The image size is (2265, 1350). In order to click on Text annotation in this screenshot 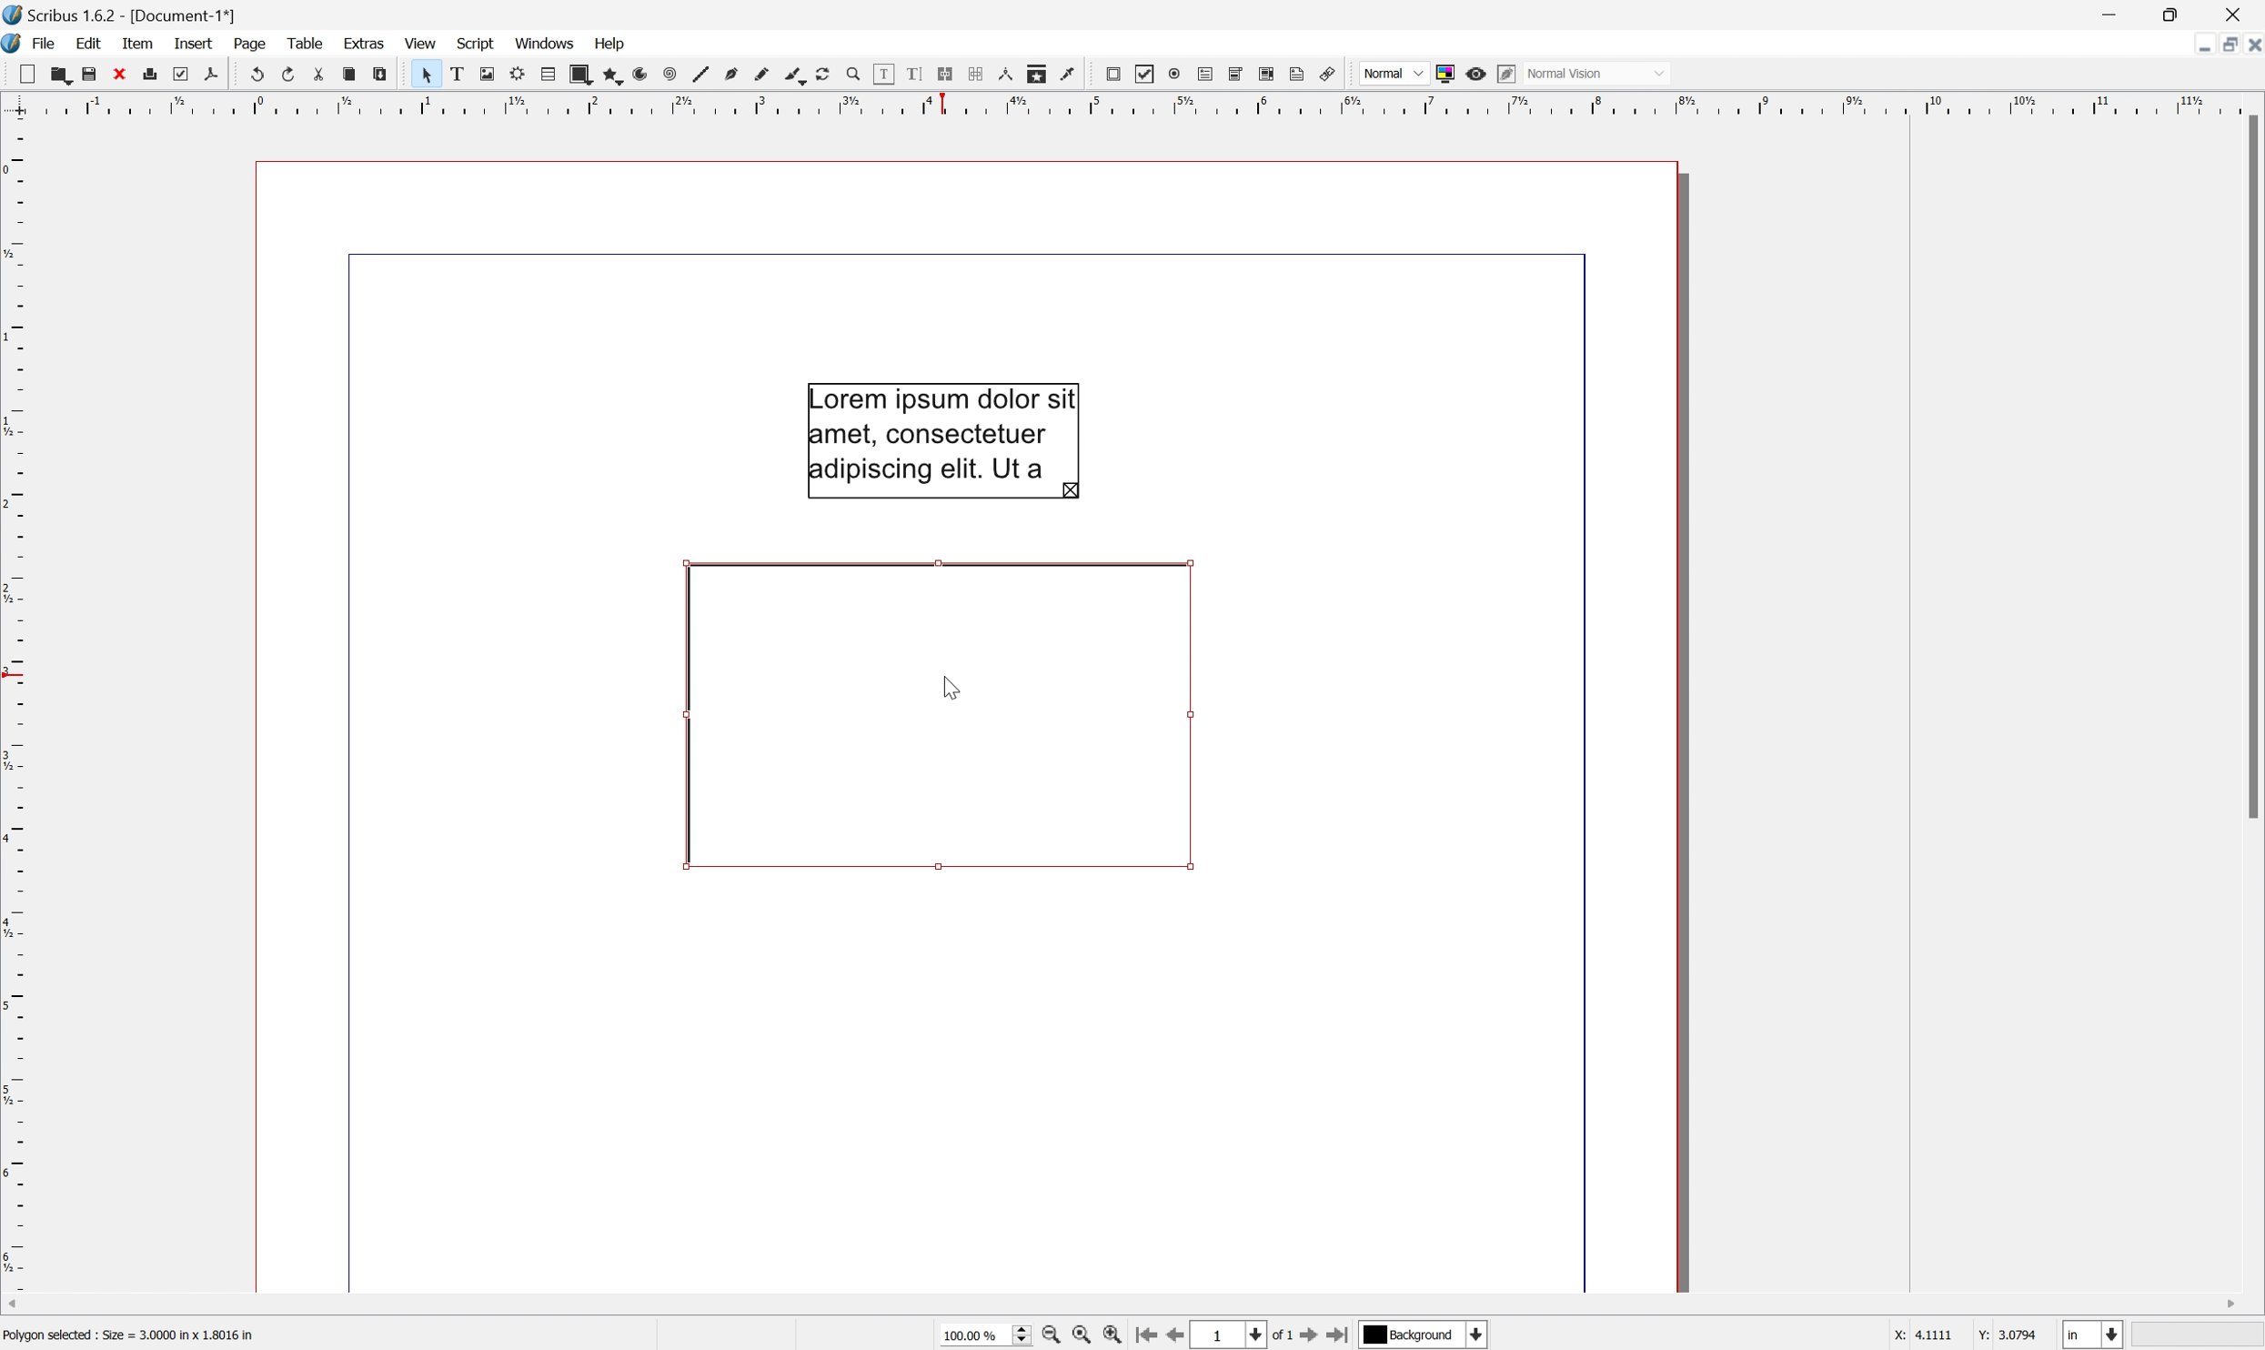, I will do `click(1301, 75)`.